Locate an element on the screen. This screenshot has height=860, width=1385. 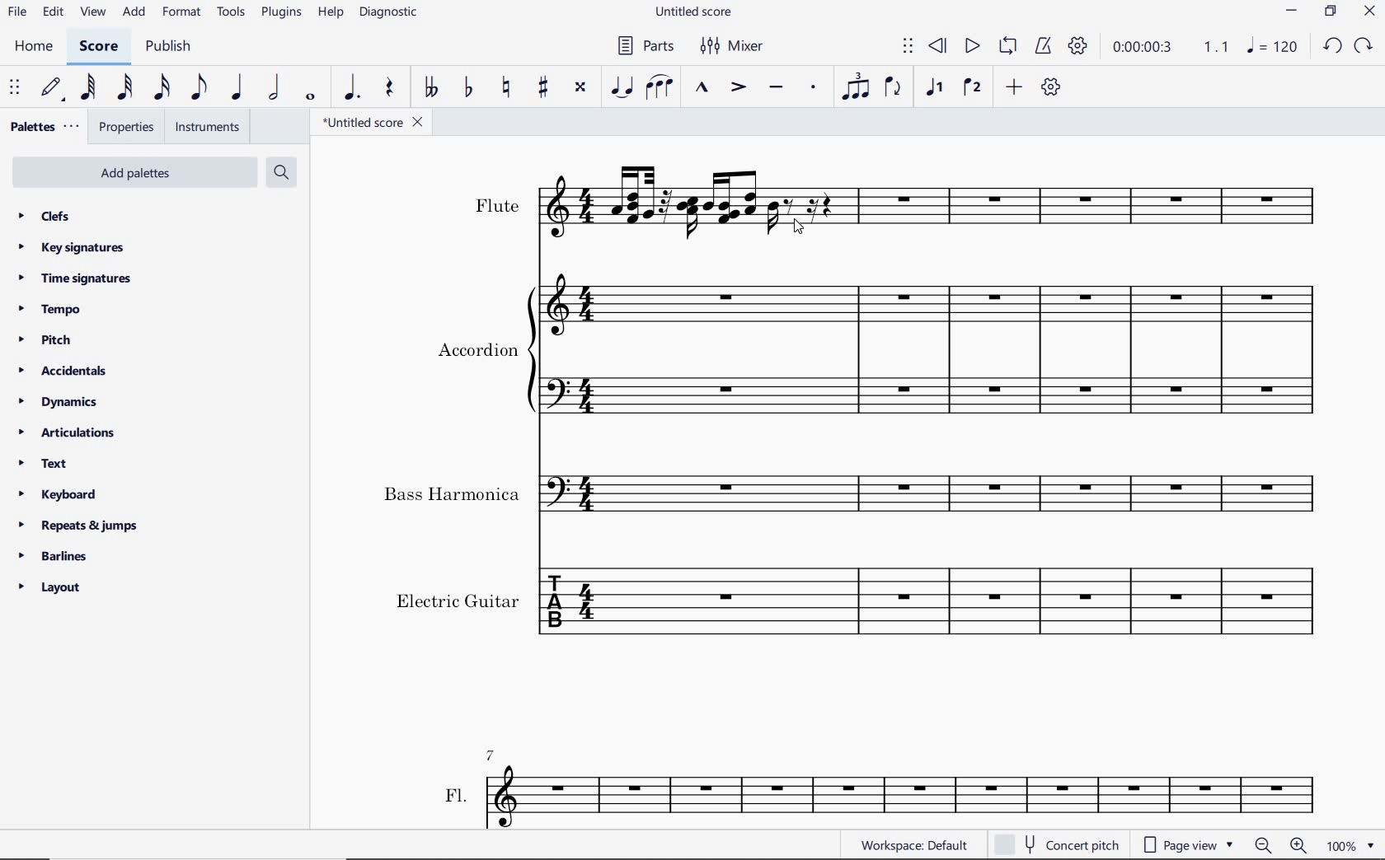
file is located at coordinates (16, 14).